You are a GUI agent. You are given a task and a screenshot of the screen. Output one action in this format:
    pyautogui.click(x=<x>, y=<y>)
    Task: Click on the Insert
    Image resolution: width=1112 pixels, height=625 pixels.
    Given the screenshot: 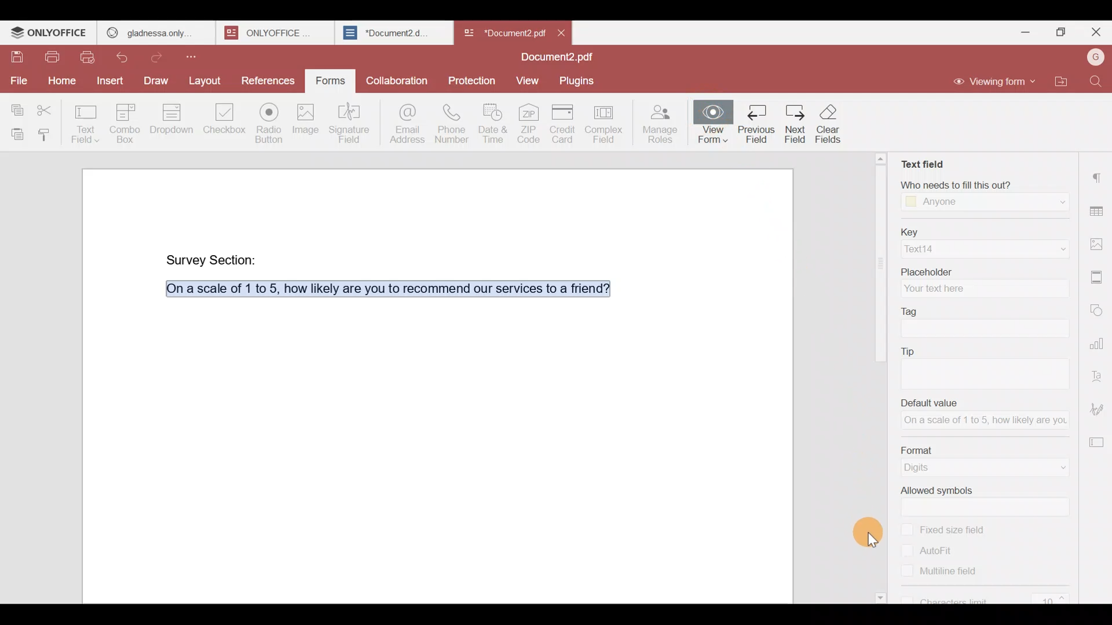 What is the action you would take?
    pyautogui.click(x=110, y=83)
    